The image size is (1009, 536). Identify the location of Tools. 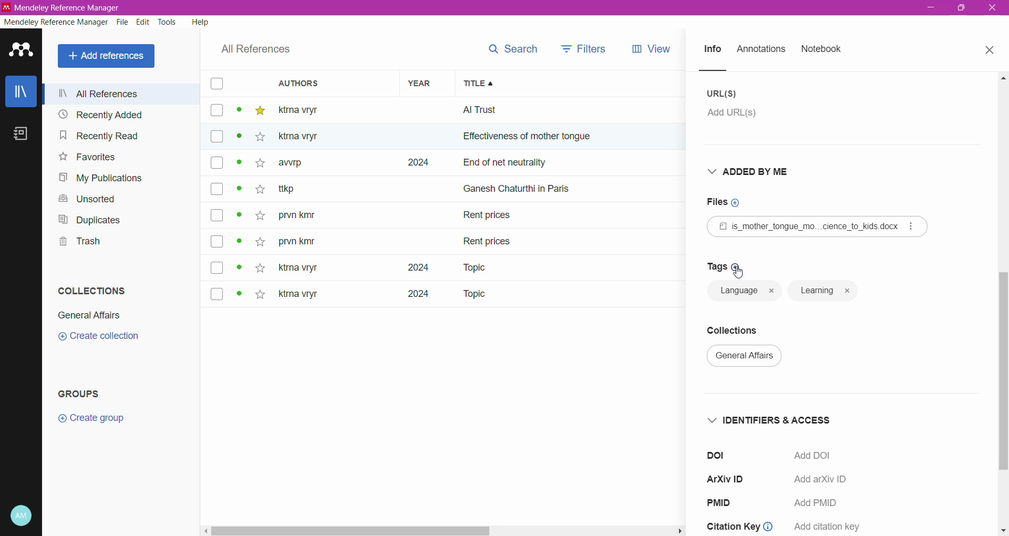
(168, 22).